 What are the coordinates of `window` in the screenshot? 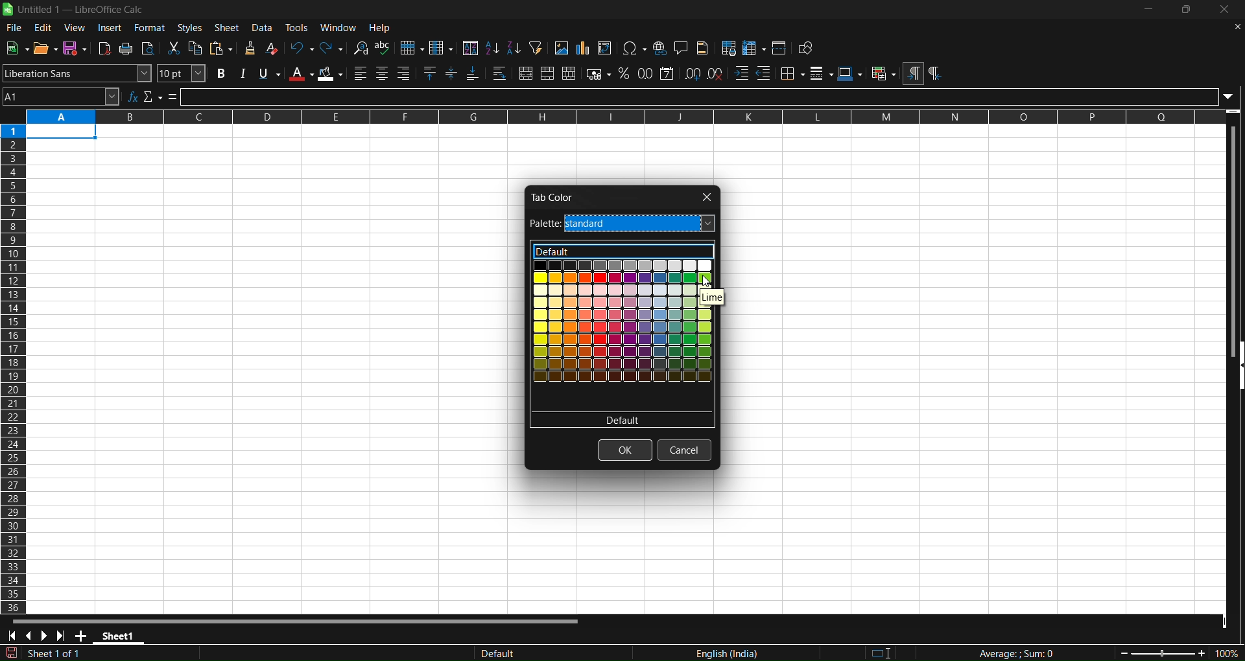 It's located at (341, 27).